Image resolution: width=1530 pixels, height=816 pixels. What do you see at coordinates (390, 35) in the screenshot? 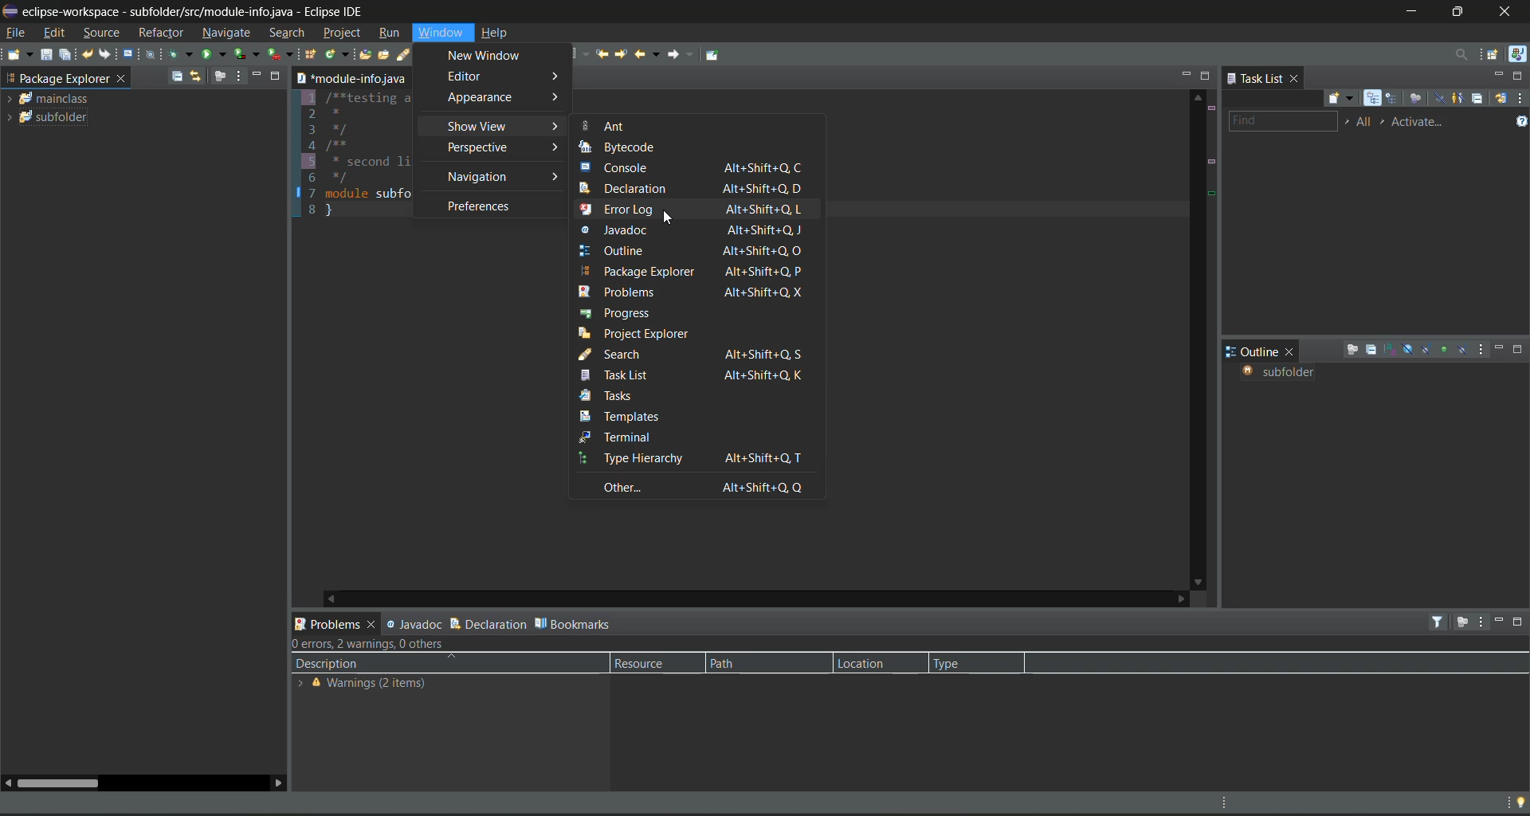
I see `run` at bounding box center [390, 35].